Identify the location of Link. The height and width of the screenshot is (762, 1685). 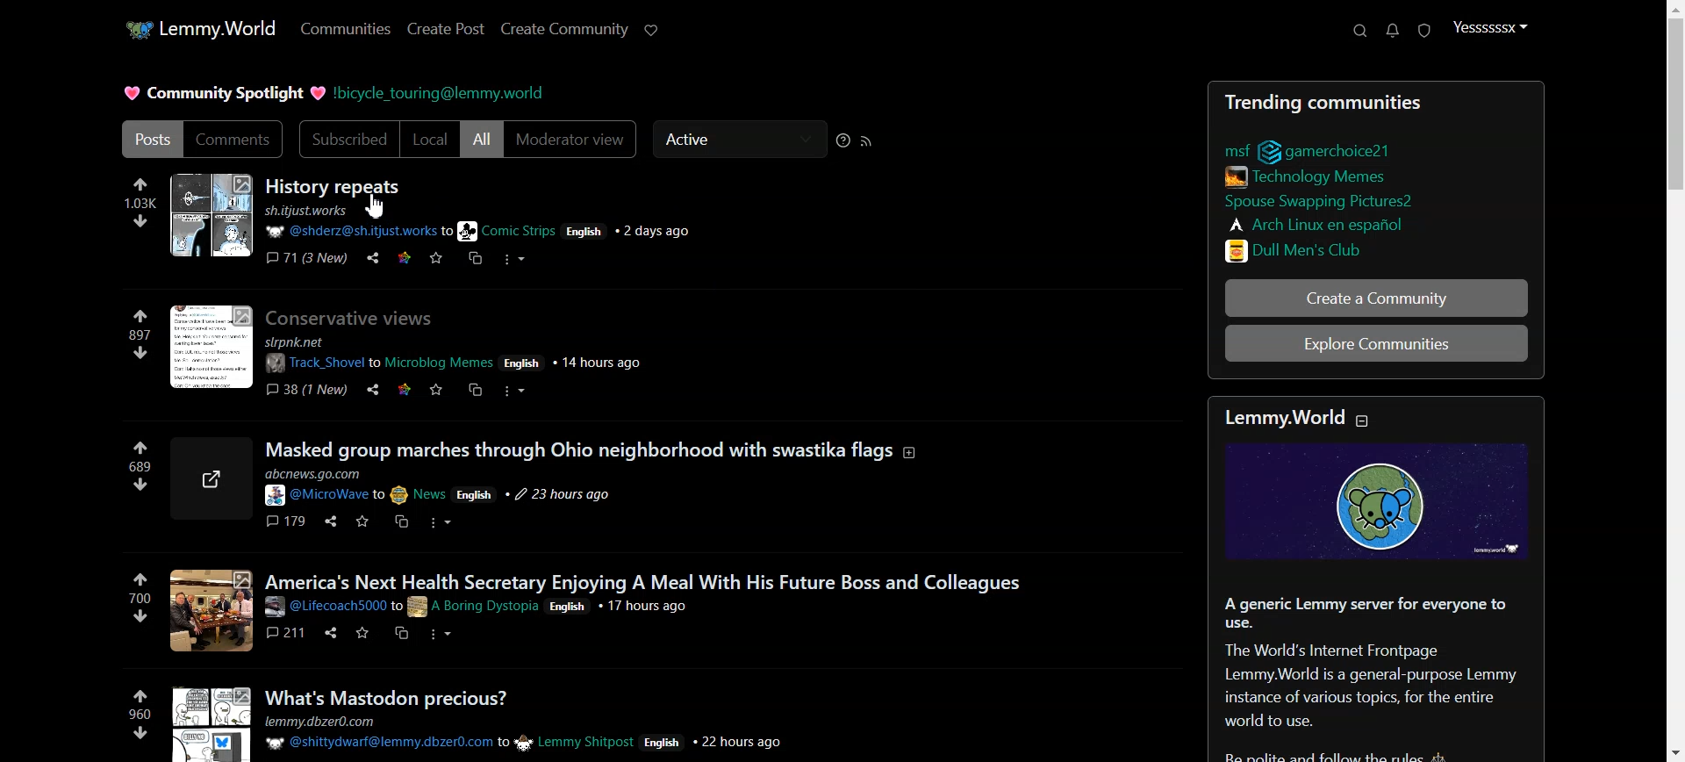
(208, 479).